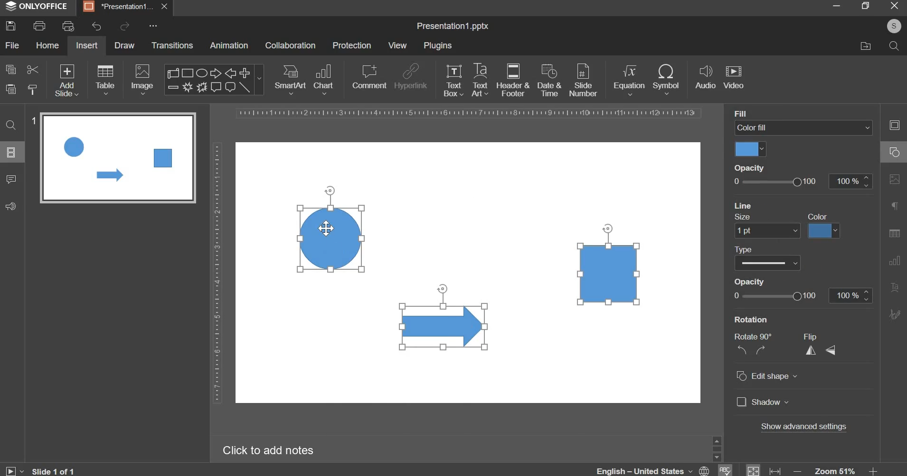 The height and width of the screenshot is (476, 907). Describe the element at coordinates (892, 260) in the screenshot. I see `chart settings` at that location.